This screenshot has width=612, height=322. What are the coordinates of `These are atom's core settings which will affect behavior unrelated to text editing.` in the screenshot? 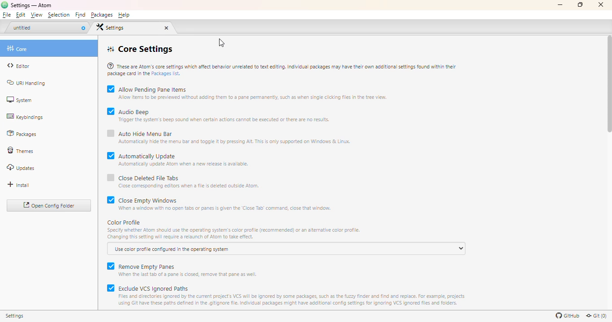 It's located at (282, 65).